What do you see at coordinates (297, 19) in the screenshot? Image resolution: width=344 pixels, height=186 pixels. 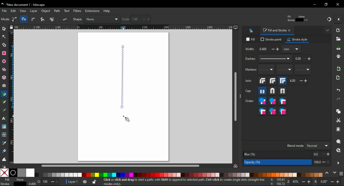 I see `when scaling rectangles, scale the radii of rounded corners` at bounding box center [297, 19].